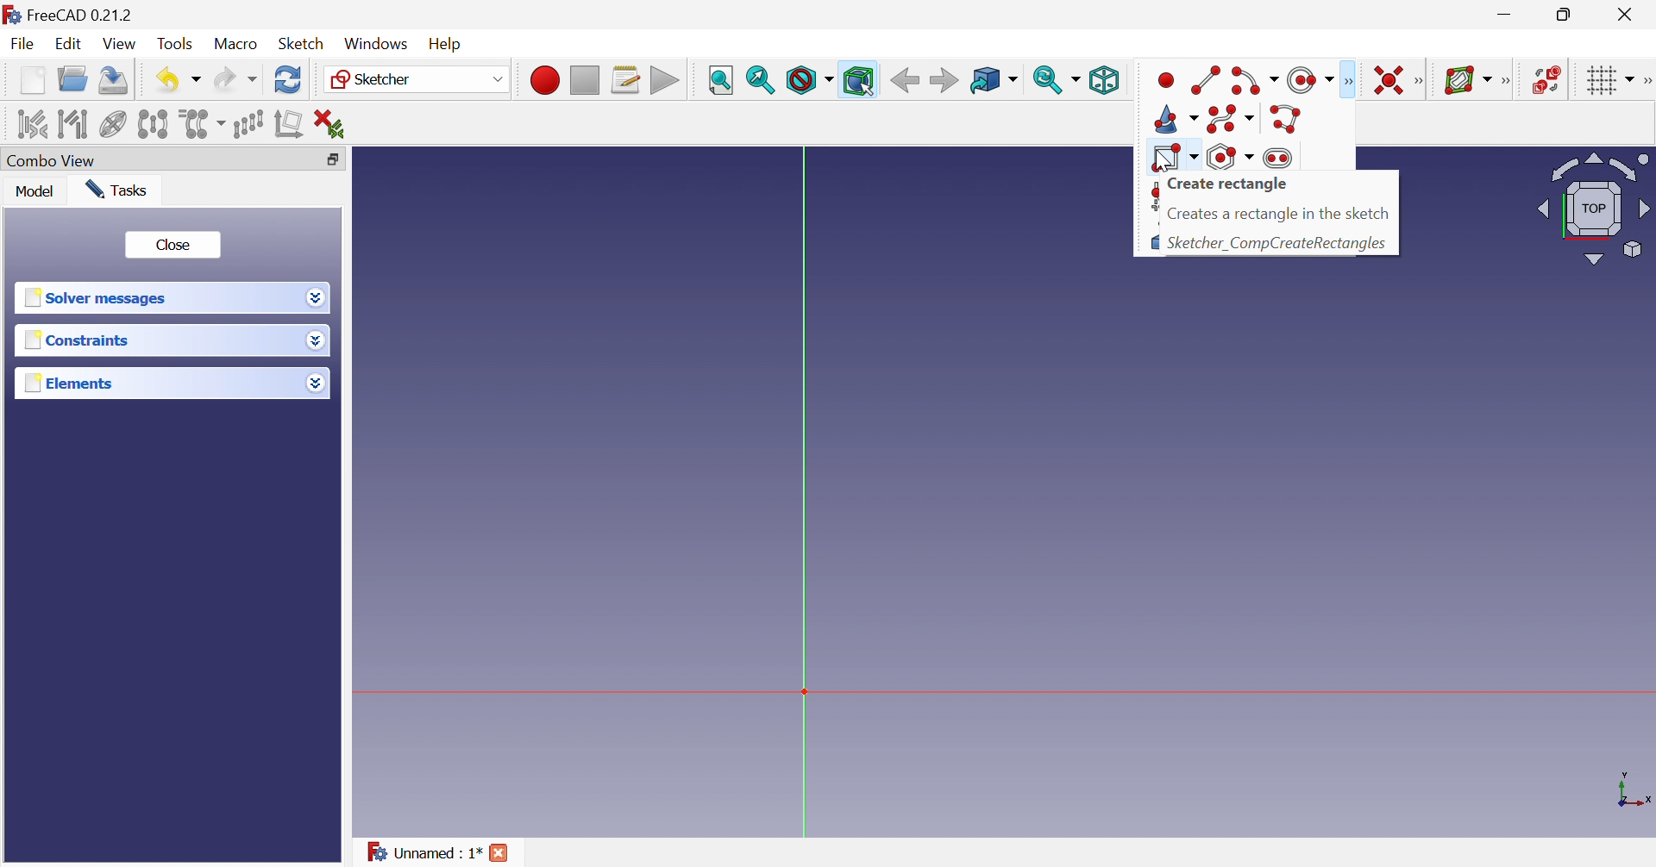 This screenshot has width=1656, height=867. What do you see at coordinates (375, 45) in the screenshot?
I see `Windows` at bounding box center [375, 45].